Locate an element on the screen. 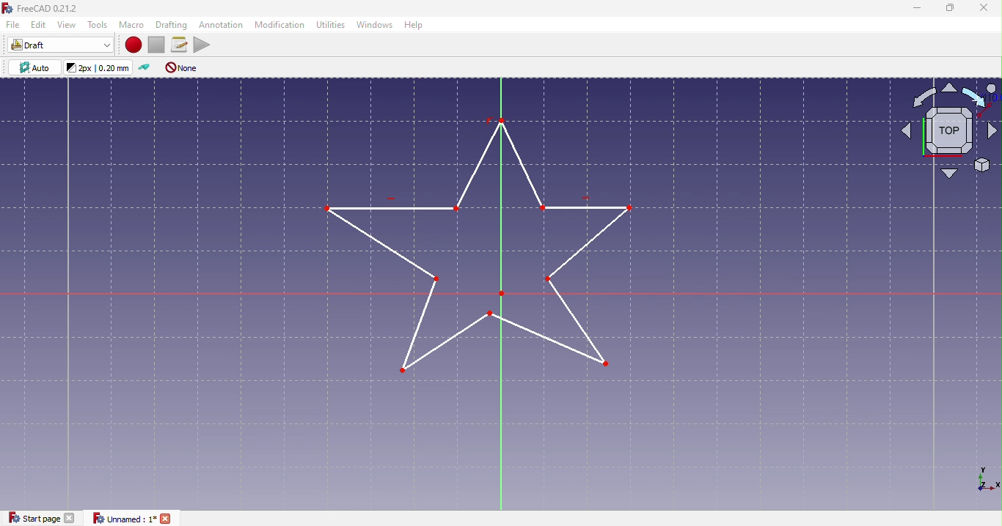  Start page is located at coordinates (43, 516).